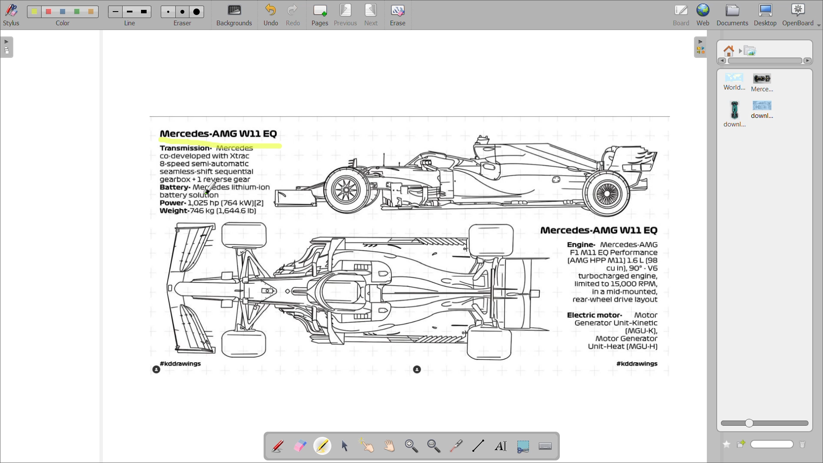 The height and width of the screenshot is (463, 823). What do you see at coordinates (768, 15) in the screenshot?
I see `desktop` at bounding box center [768, 15].